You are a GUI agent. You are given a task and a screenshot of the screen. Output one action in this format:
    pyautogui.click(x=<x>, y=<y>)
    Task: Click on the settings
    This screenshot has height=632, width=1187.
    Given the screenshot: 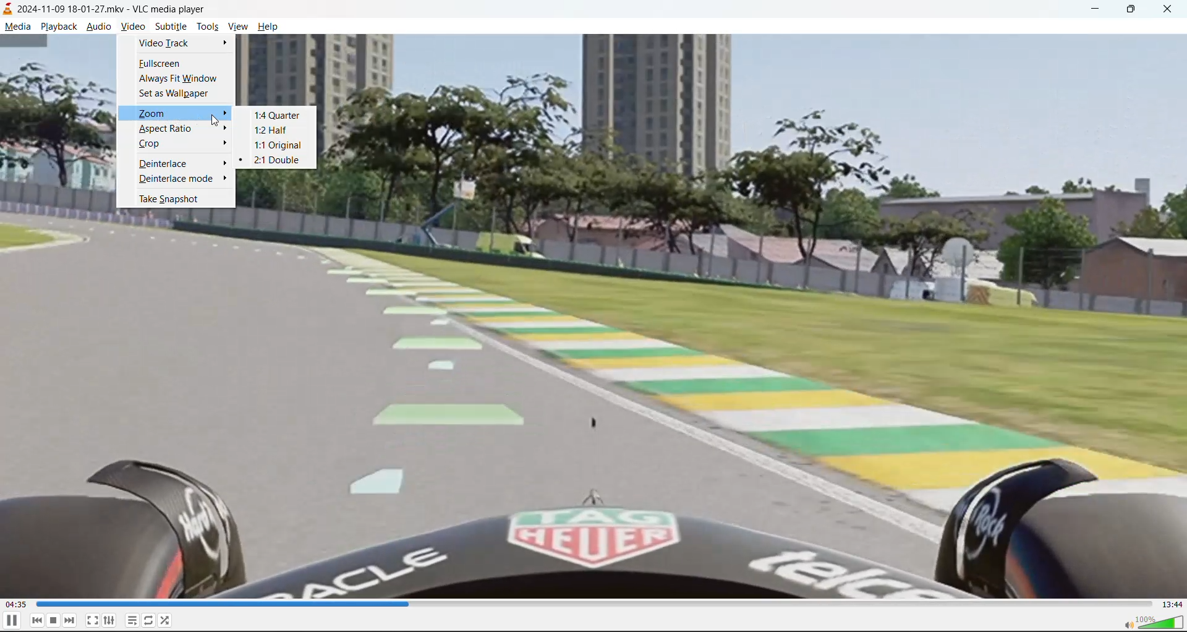 What is the action you would take?
    pyautogui.click(x=108, y=620)
    